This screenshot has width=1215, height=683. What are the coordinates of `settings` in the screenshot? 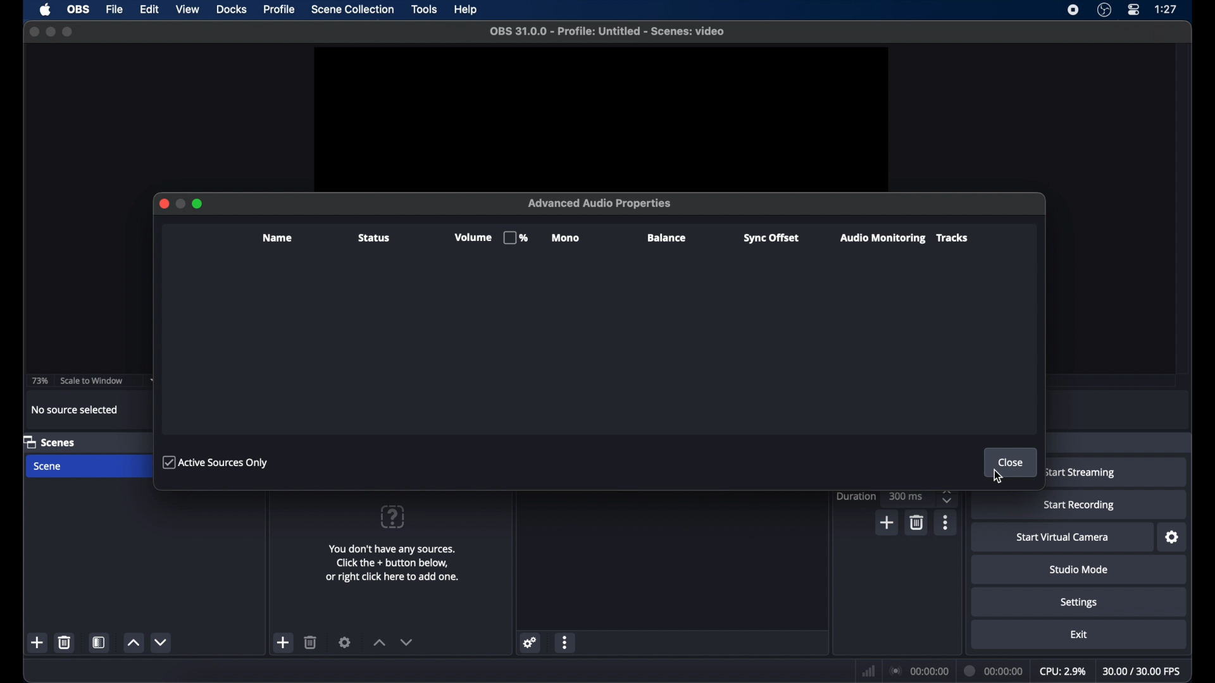 It's located at (1080, 603).